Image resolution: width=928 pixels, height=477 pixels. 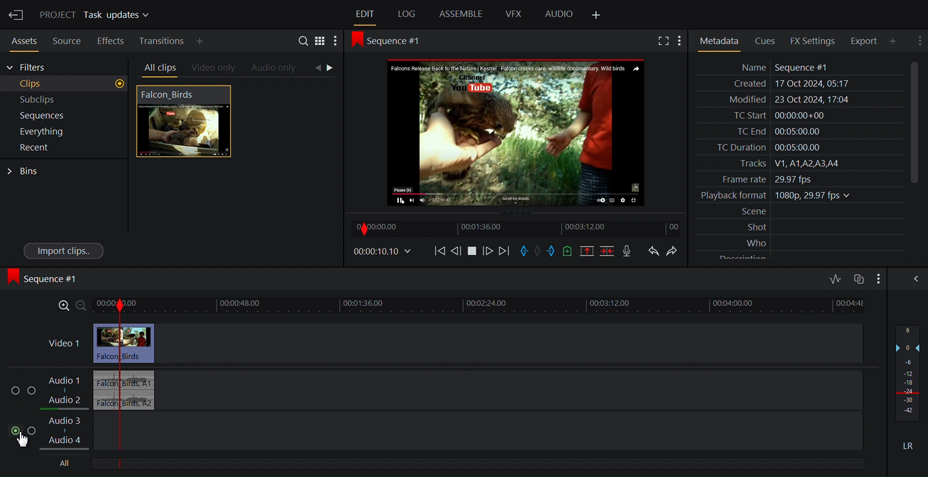 I want to click on Import clips, so click(x=64, y=250).